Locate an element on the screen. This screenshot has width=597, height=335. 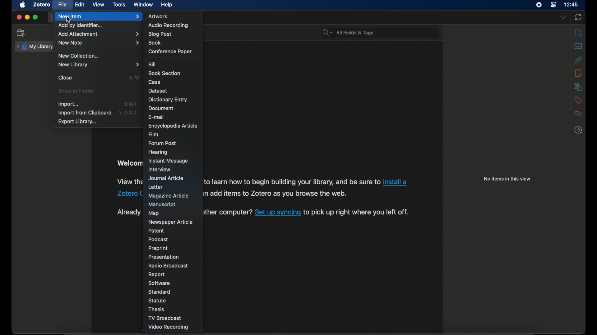
software is located at coordinates (159, 283).